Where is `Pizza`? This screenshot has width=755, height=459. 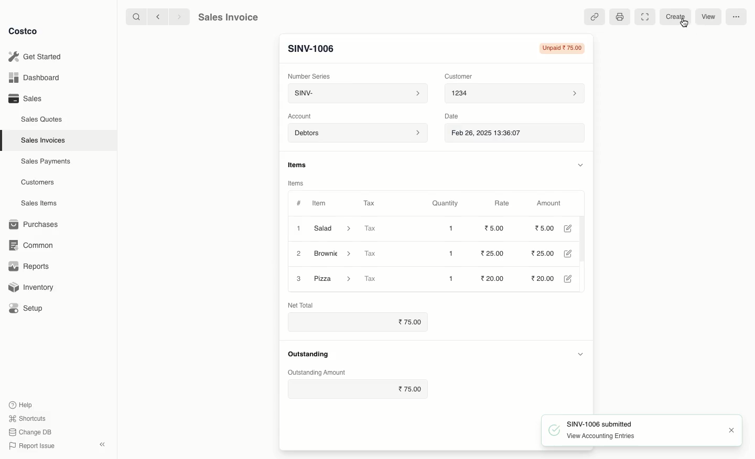
Pizza is located at coordinates (333, 279).